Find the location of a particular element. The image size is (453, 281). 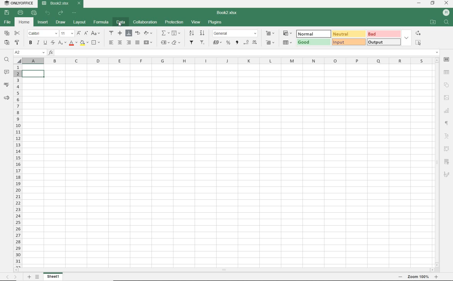

ITALIC is located at coordinates (38, 43).